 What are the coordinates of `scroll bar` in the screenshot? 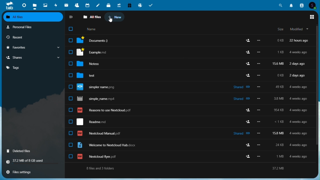 It's located at (316, 86).